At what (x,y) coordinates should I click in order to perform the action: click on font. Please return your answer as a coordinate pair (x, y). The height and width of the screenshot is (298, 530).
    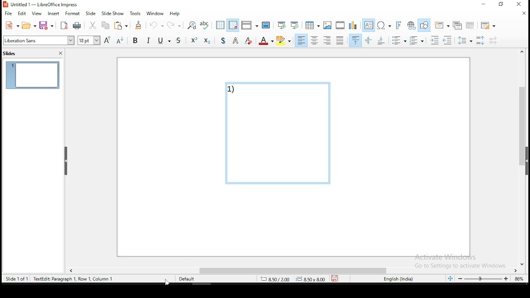
    Looking at the image, I should click on (38, 41).